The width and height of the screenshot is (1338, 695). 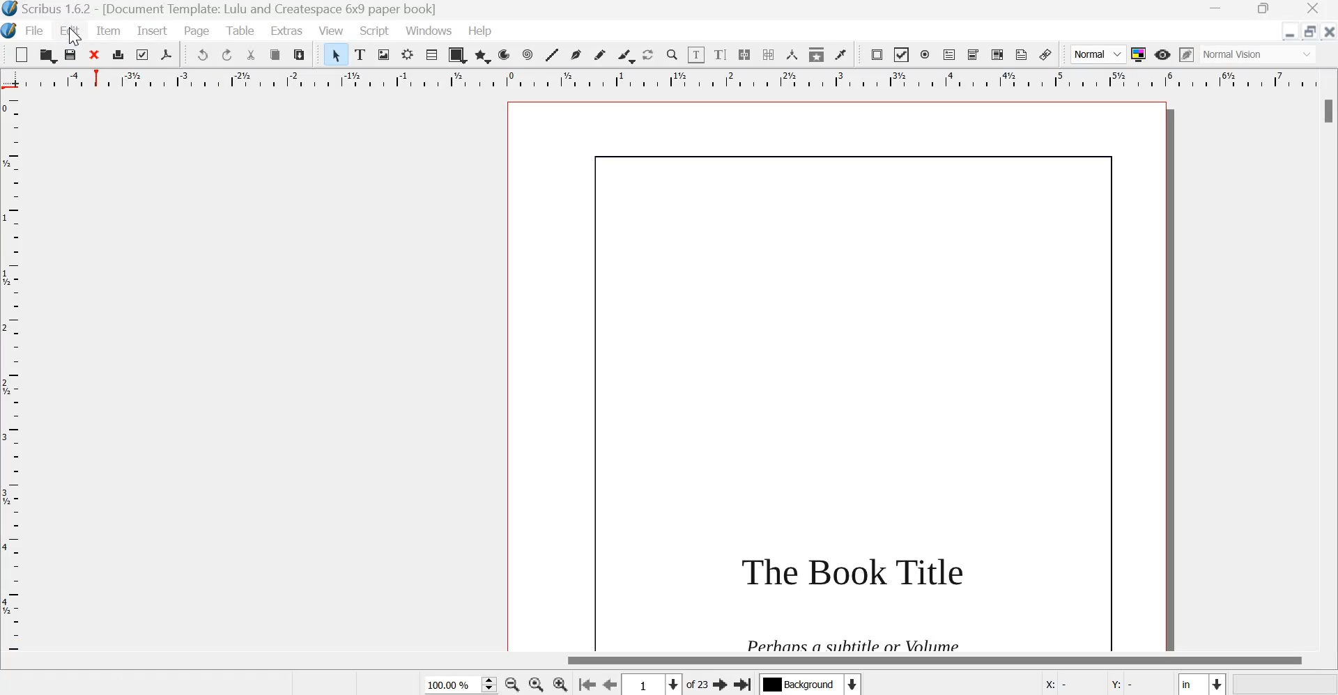 I want to click on Table, so click(x=431, y=55).